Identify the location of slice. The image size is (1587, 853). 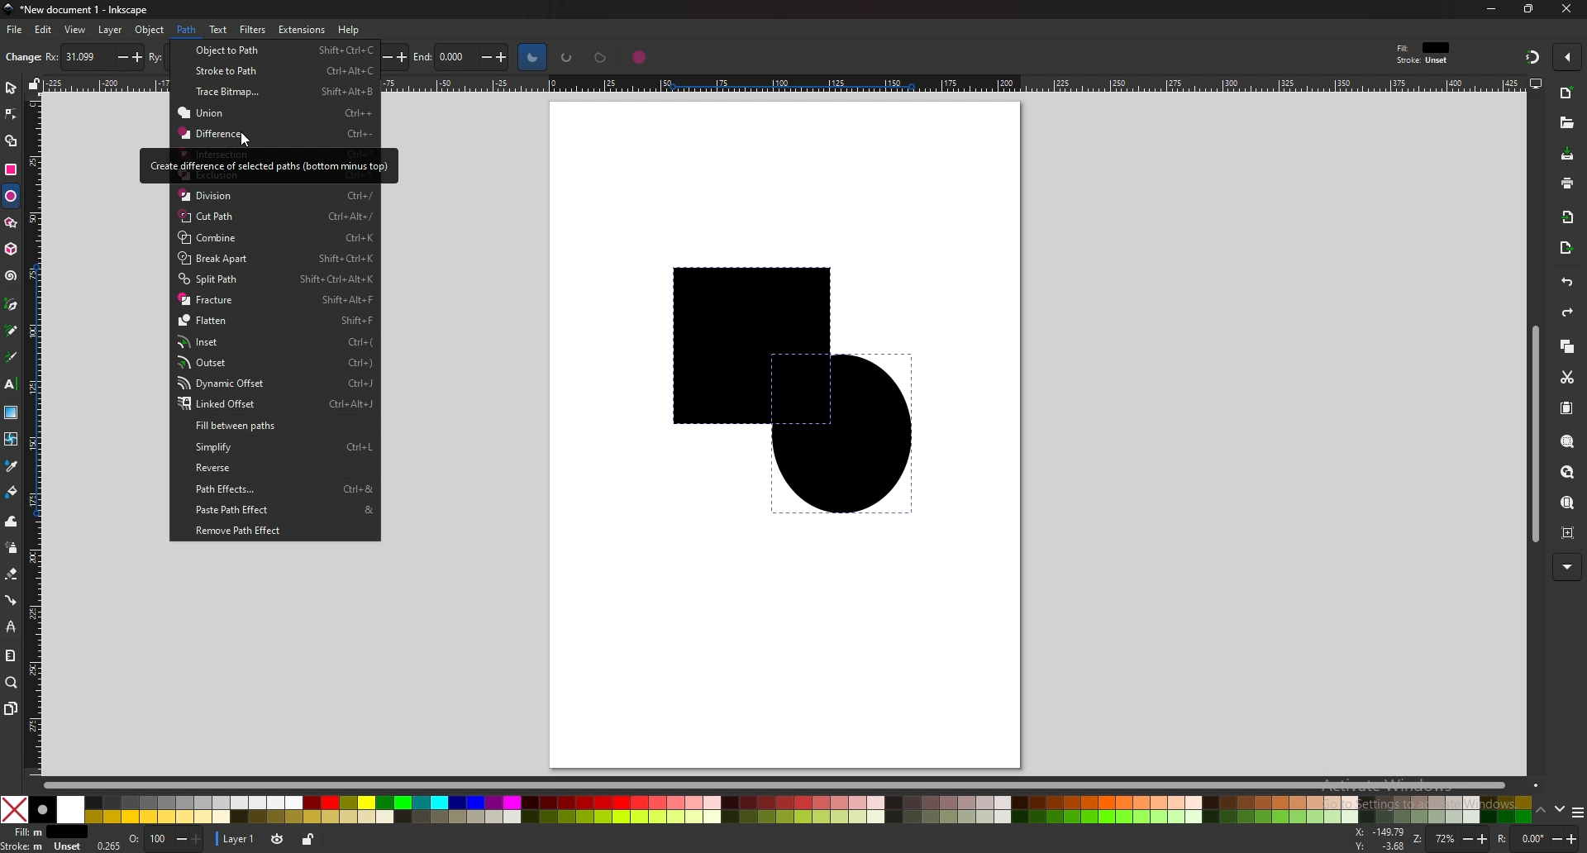
(532, 56).